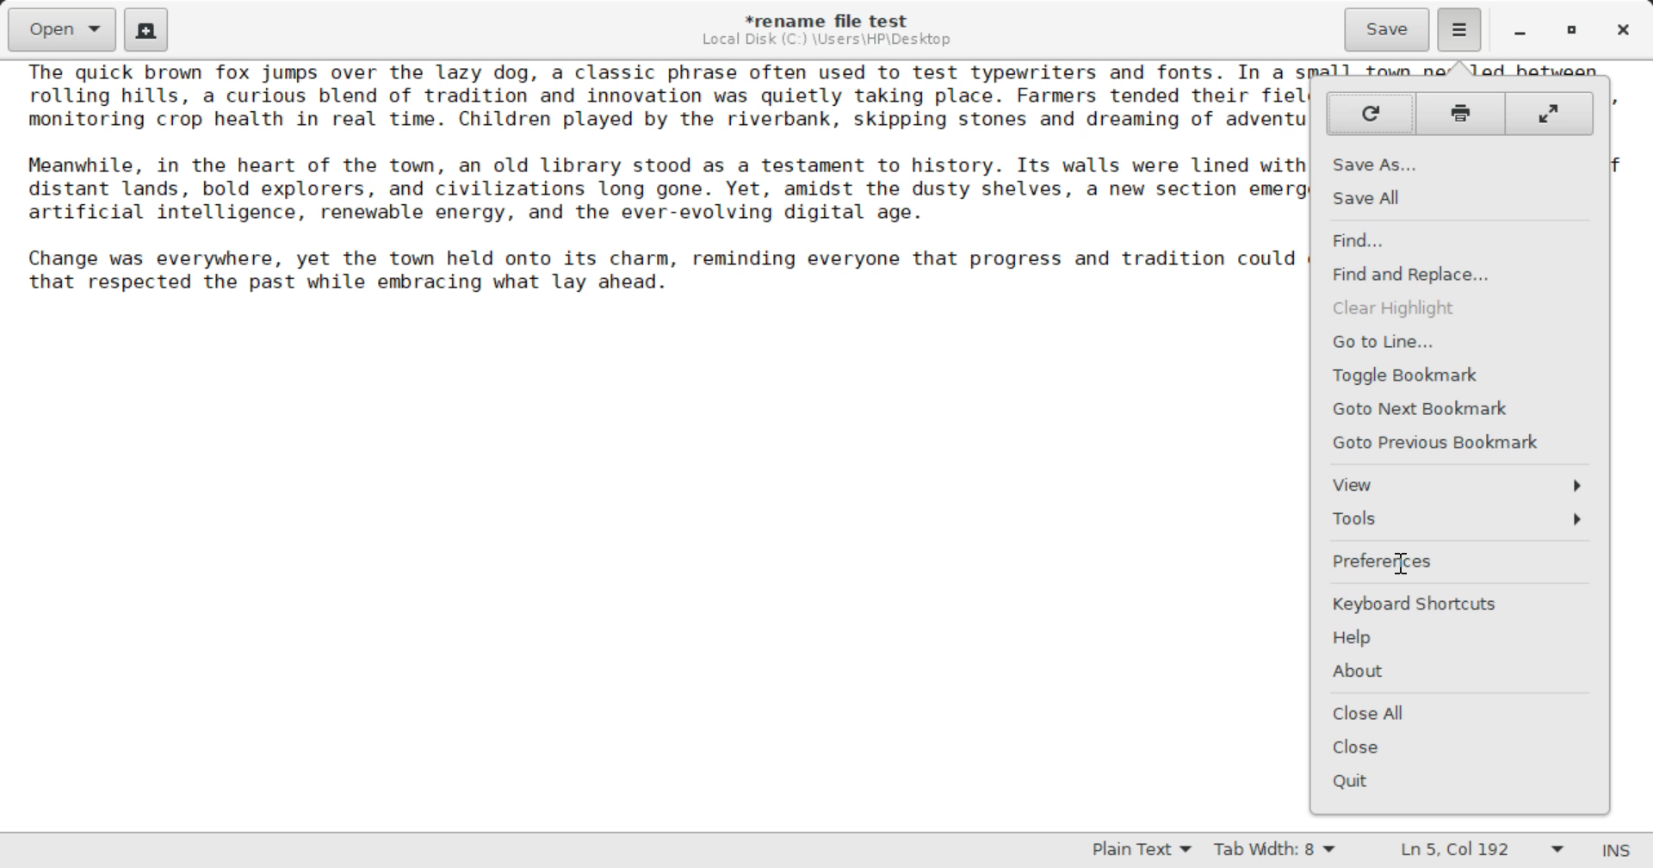 Image resolution: width=1653 pixels, height=868 pixels. Describe the element at coordinates (1399, 563) in the screenshot. I see `Cursor Position` at that location.